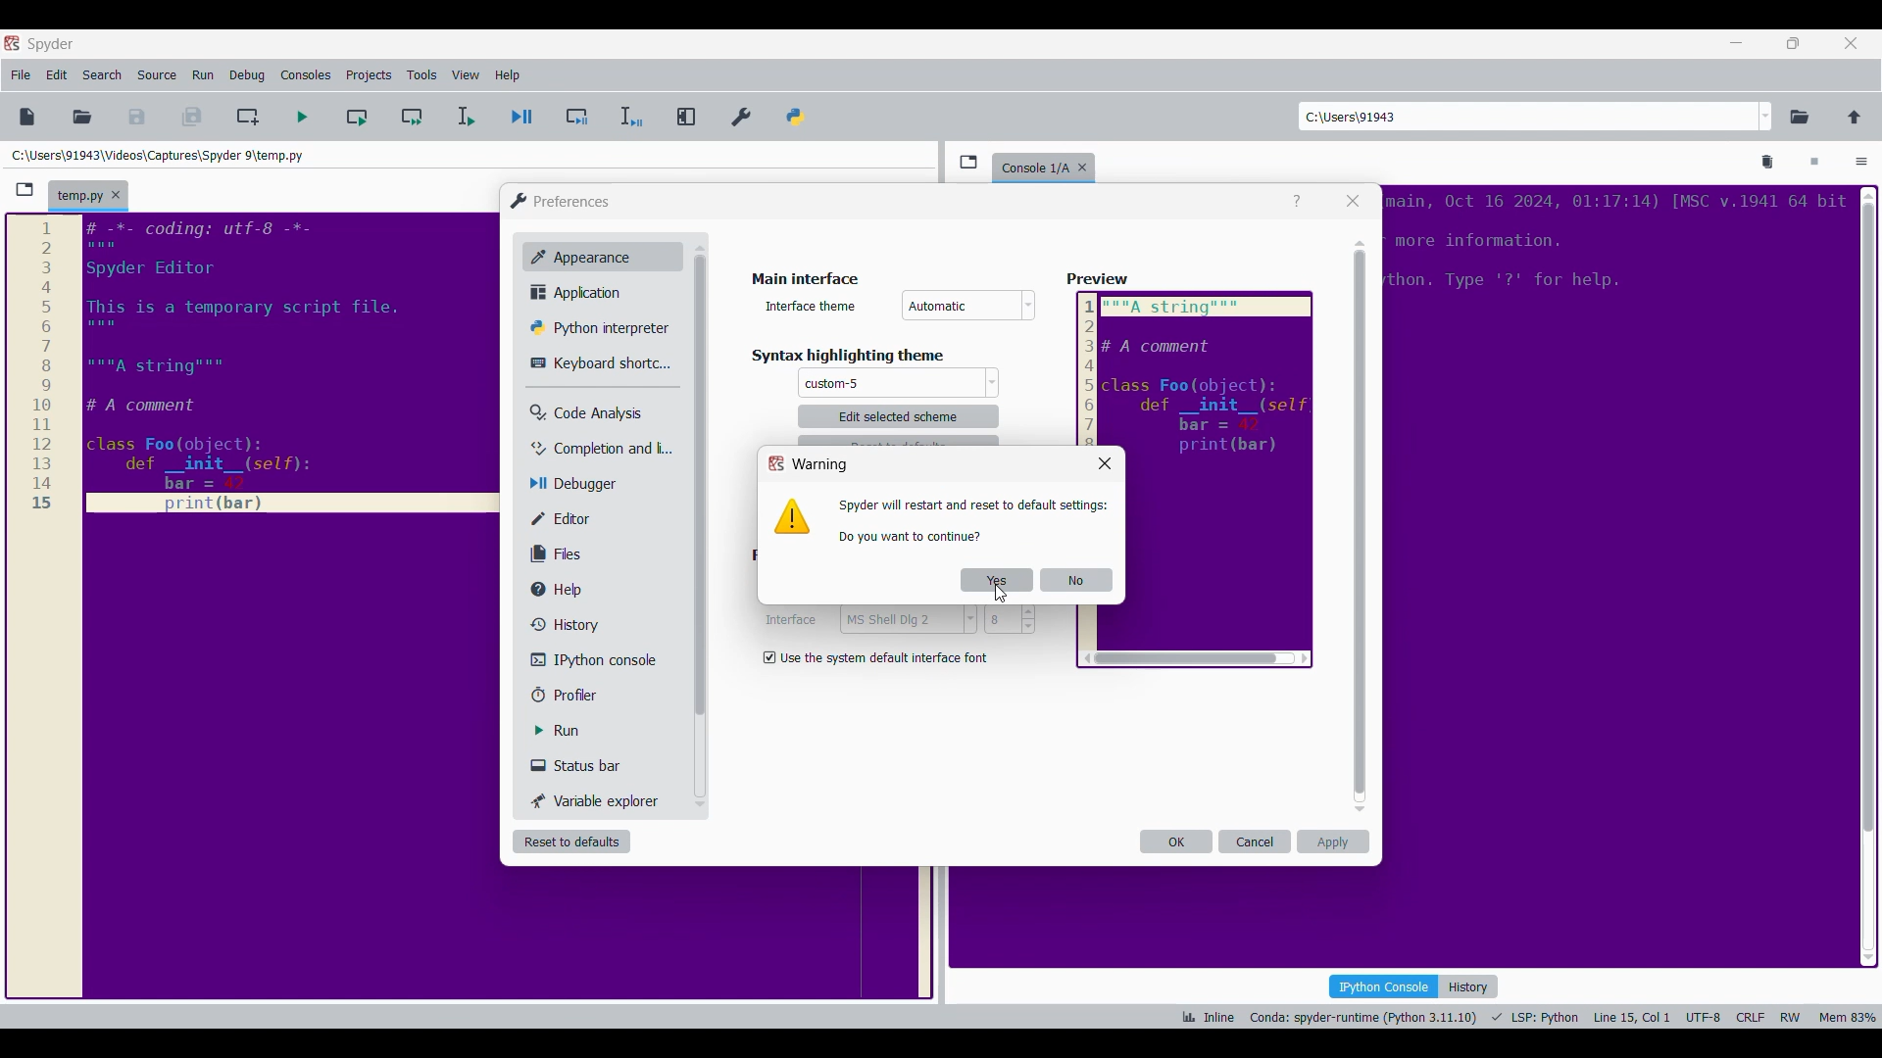 The height and width of the screenshot is (1058, 1882). I want to click on Enter location, so click(1528, 117).